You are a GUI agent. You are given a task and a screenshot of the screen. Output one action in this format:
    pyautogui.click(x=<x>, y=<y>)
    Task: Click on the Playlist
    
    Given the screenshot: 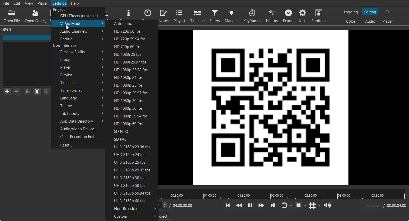 What is the action you would take?
    pyautogui.click(x=79, y=75)
    